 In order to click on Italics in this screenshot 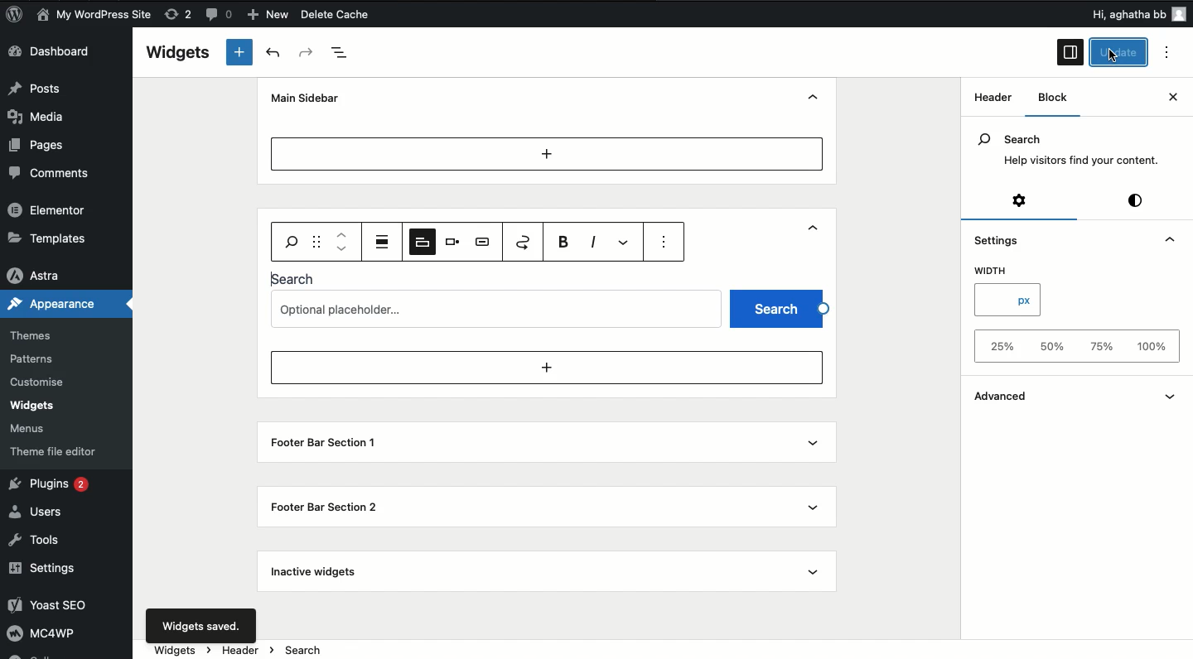, I will do `click(593, 240)`.